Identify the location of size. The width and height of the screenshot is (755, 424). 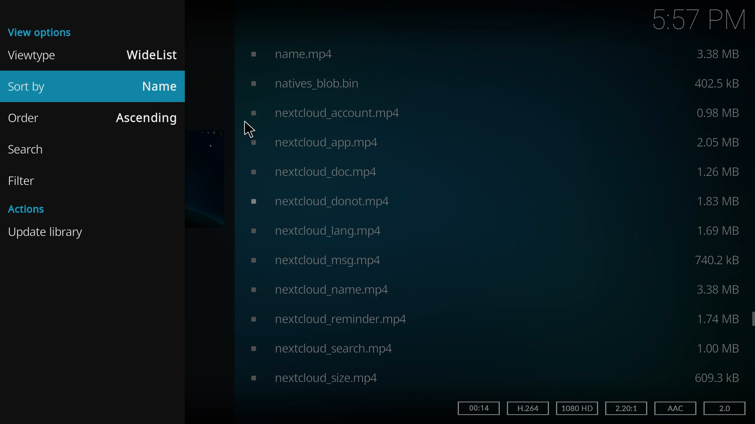
(718, 170).